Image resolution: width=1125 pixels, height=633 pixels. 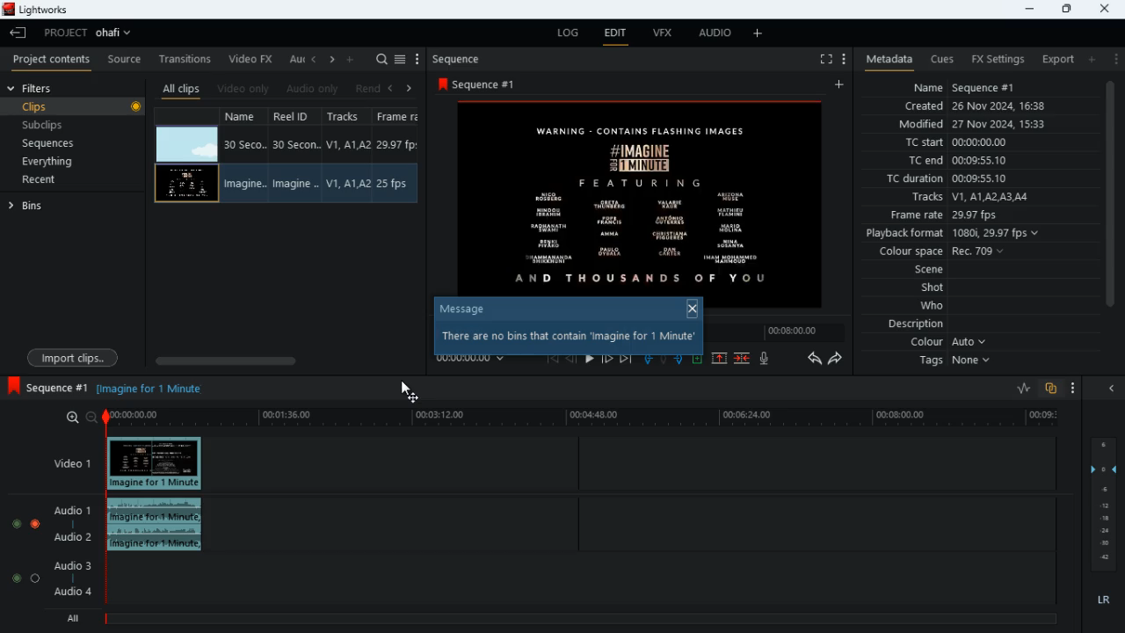 I want to click on Name, so click(x=244, y=144).